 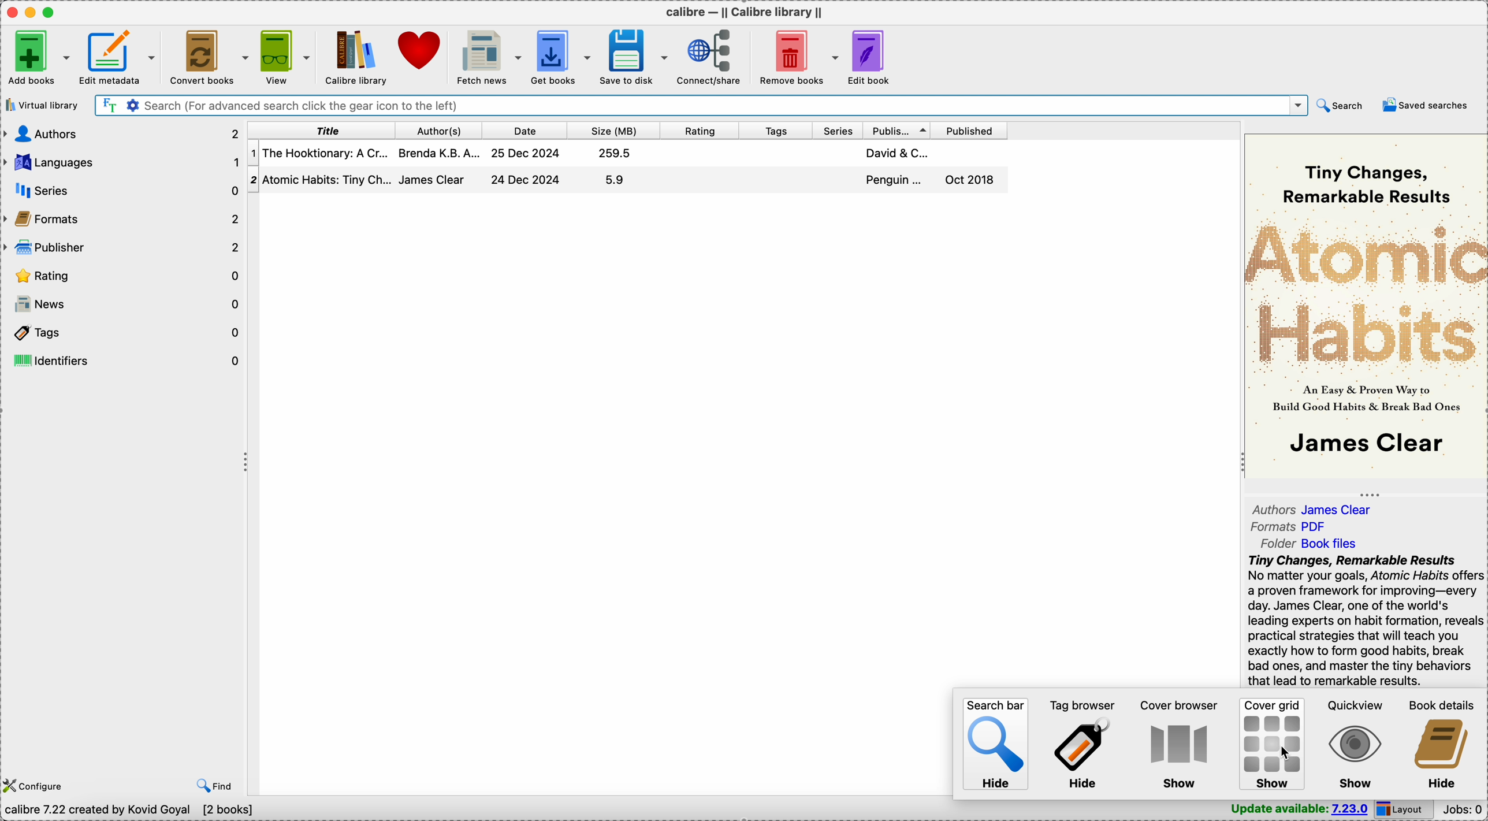 What do you see at coordinates (1367, 445) in the screenshot?
I see `James clear` at bounding box center [1367, 445].